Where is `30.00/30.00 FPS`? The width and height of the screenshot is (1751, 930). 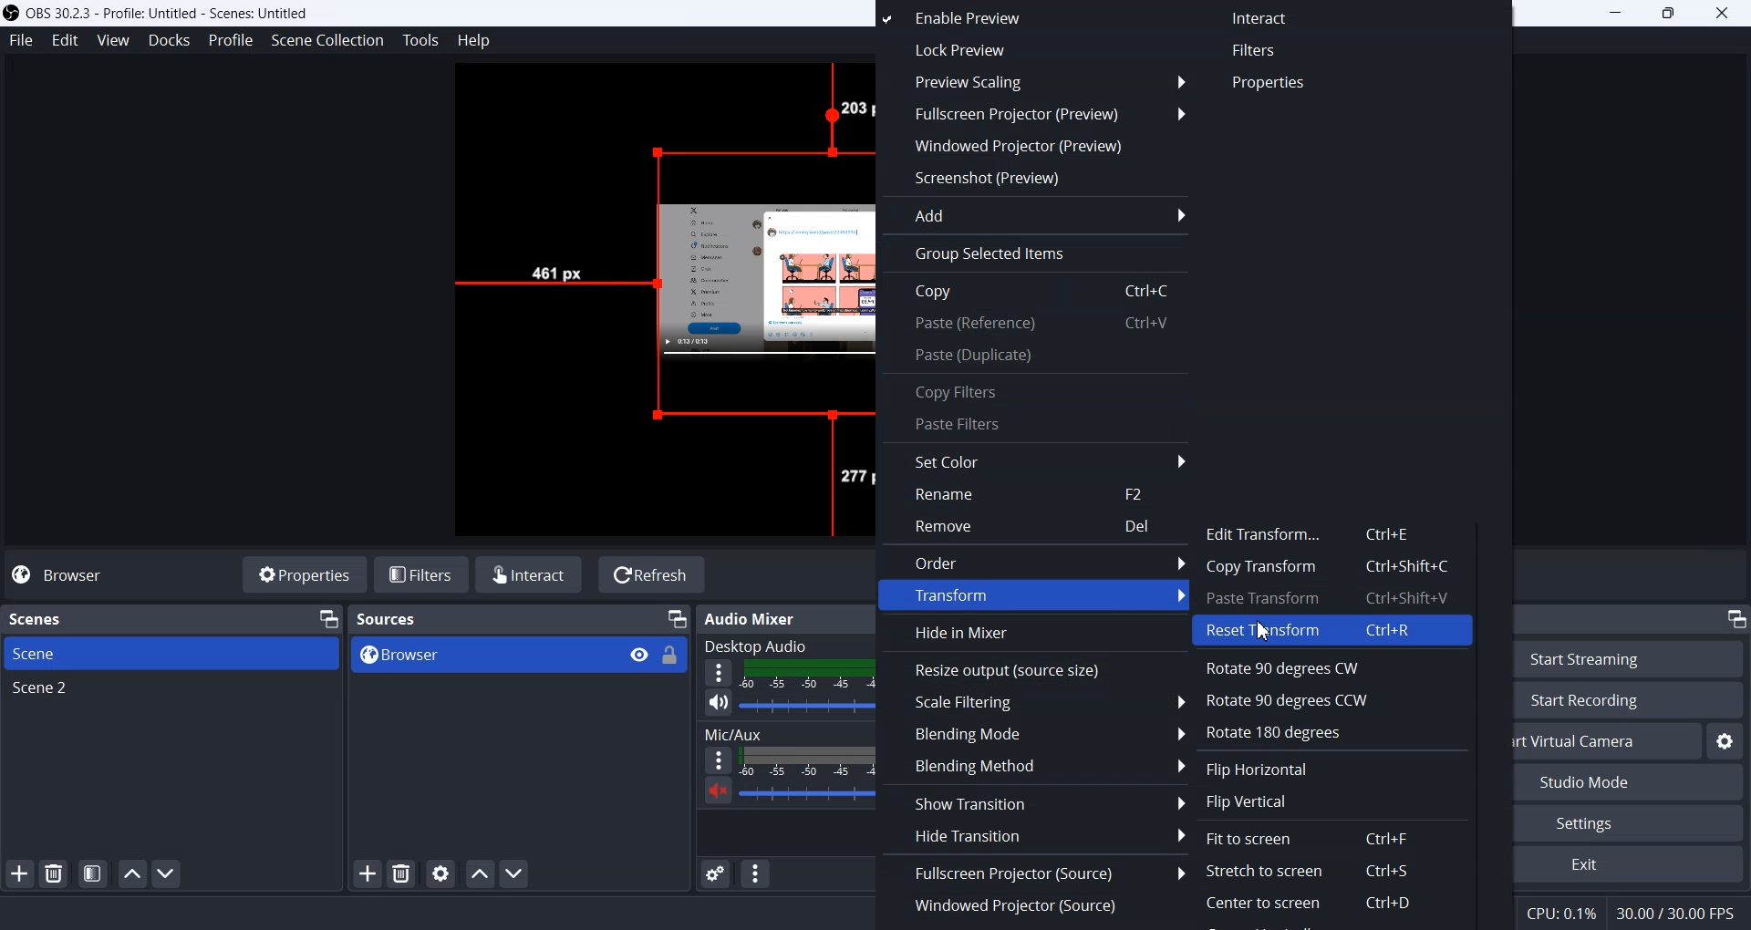 30.00/30.00 FPS is located at coordinates (1680, 912).